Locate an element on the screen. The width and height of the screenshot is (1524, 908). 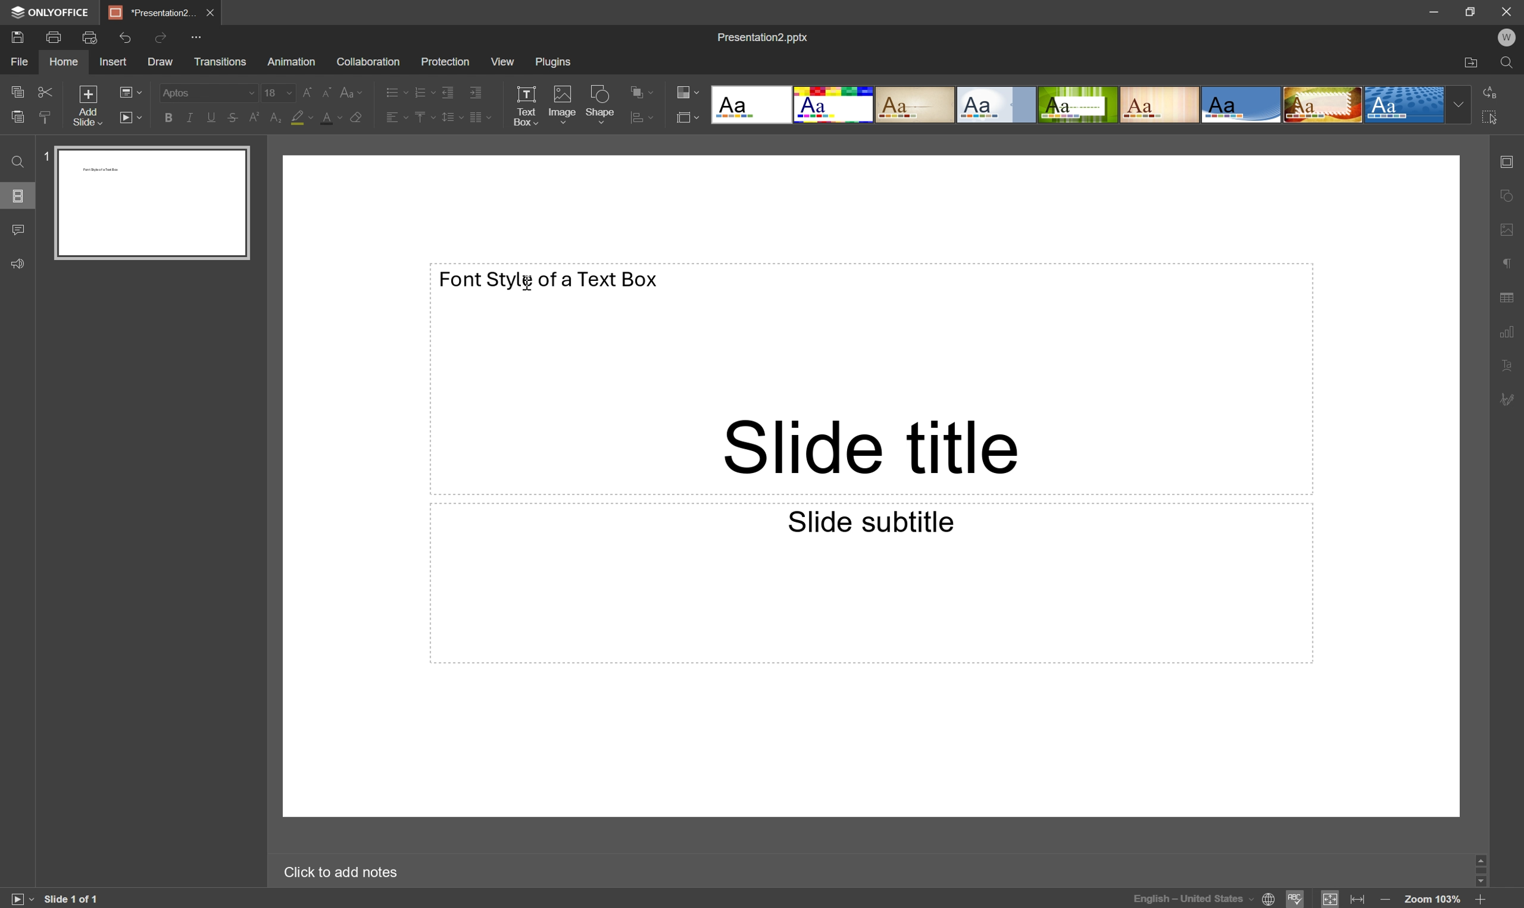
Presentation2.pptx is located at coordinates (764, 37).